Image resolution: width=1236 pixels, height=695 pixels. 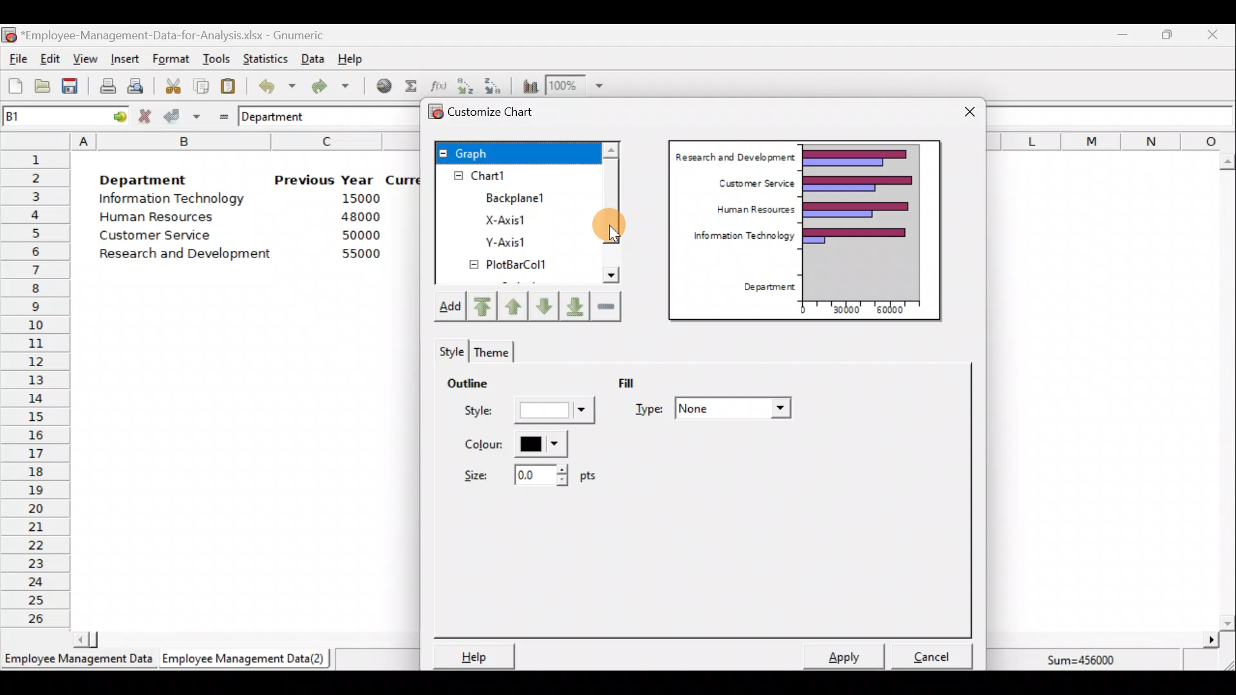 What do you see at coordinates (719, 410) in the screenshot?
I see `Type` at bounding box center [719, 410].